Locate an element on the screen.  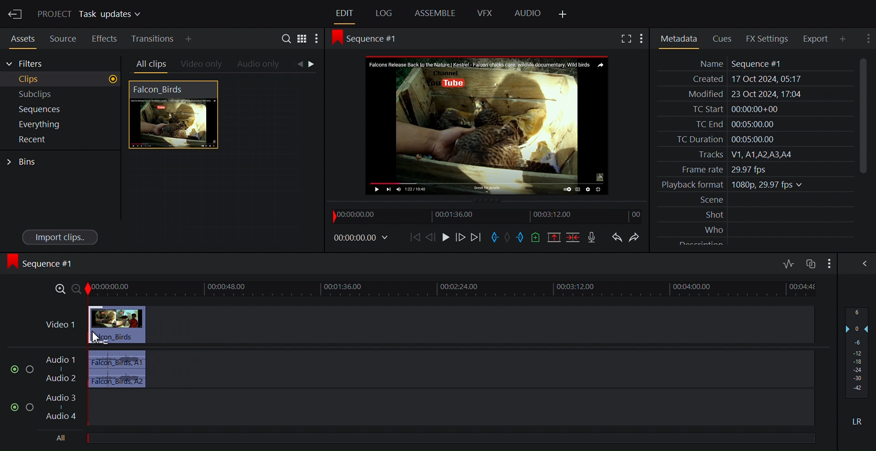
Delete/cut is located at coordinates (574, 237).